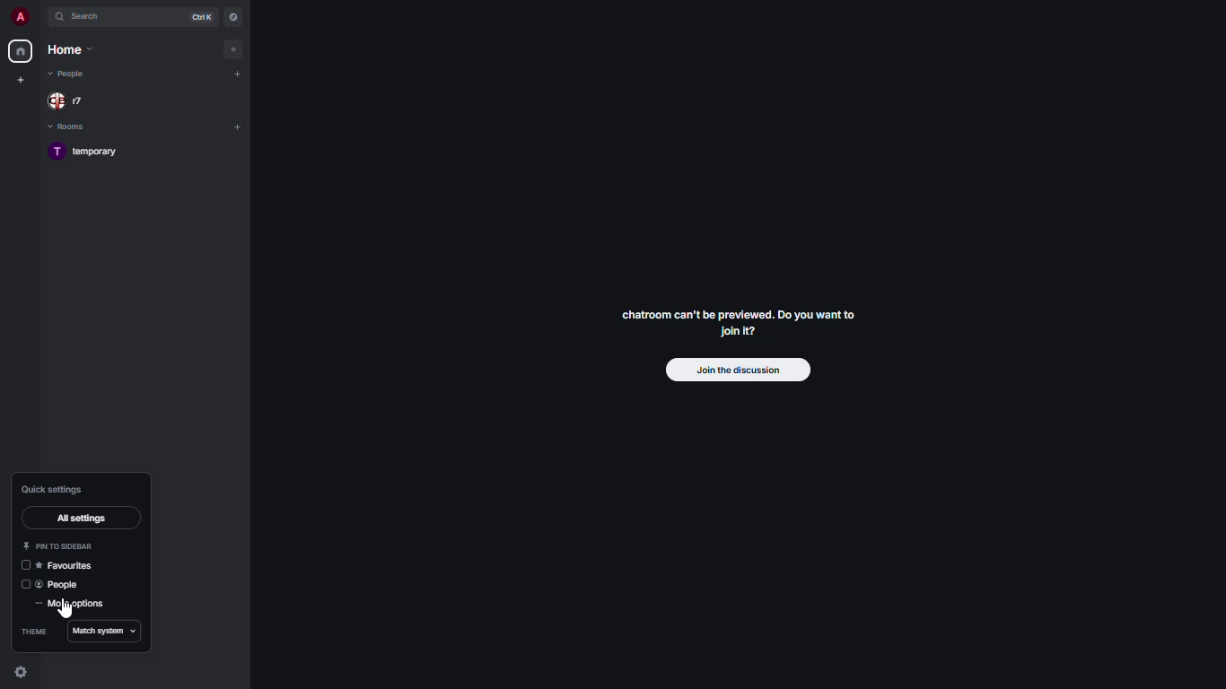  What do you see at coordinates (20, 17) in the screenshot?
I see `profile` at bounding box center [20, 17].